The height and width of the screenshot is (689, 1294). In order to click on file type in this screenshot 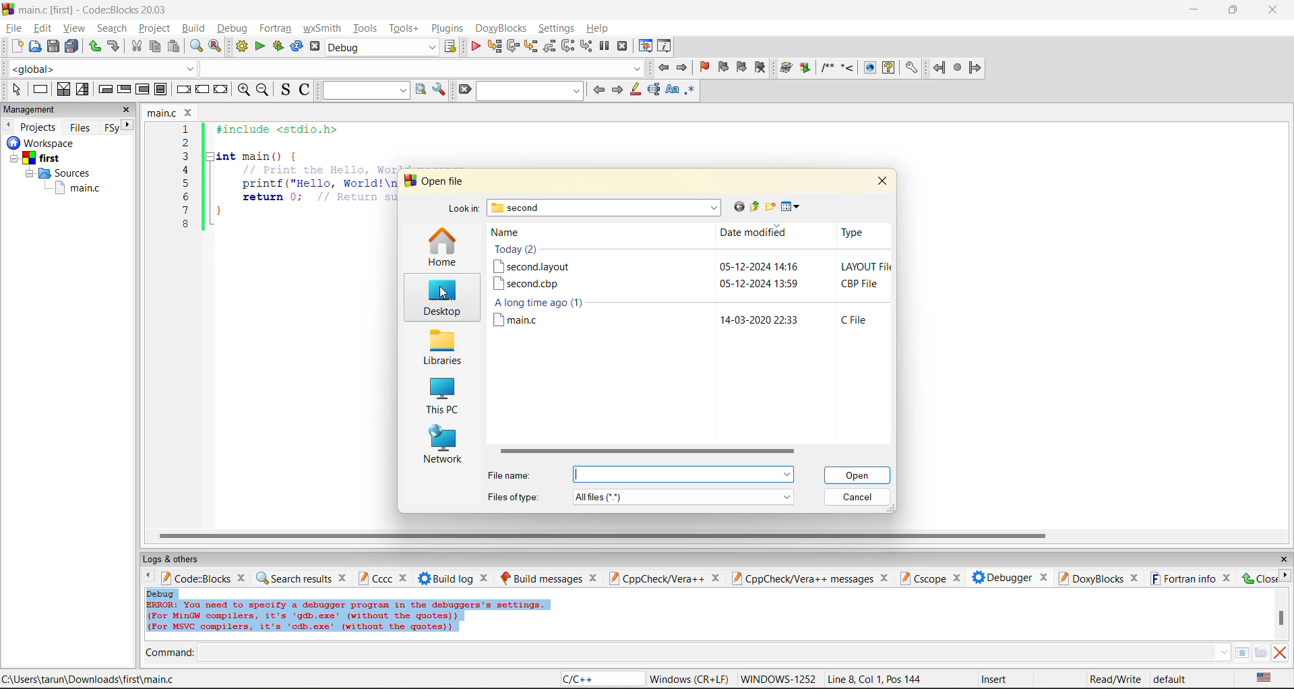, I will do `click(855, 320)`.